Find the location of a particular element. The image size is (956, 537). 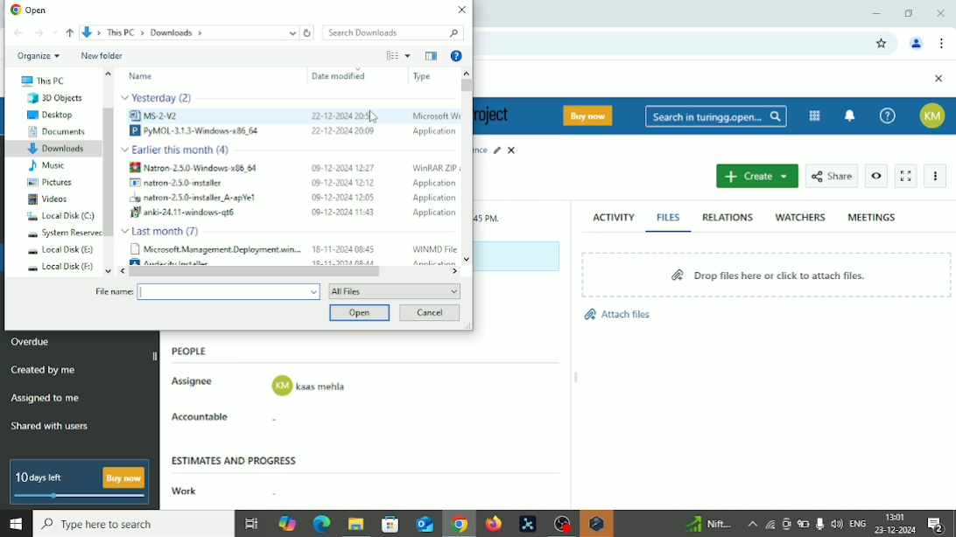

files modified Yesterday (2) is located at coordinates (158, 97).